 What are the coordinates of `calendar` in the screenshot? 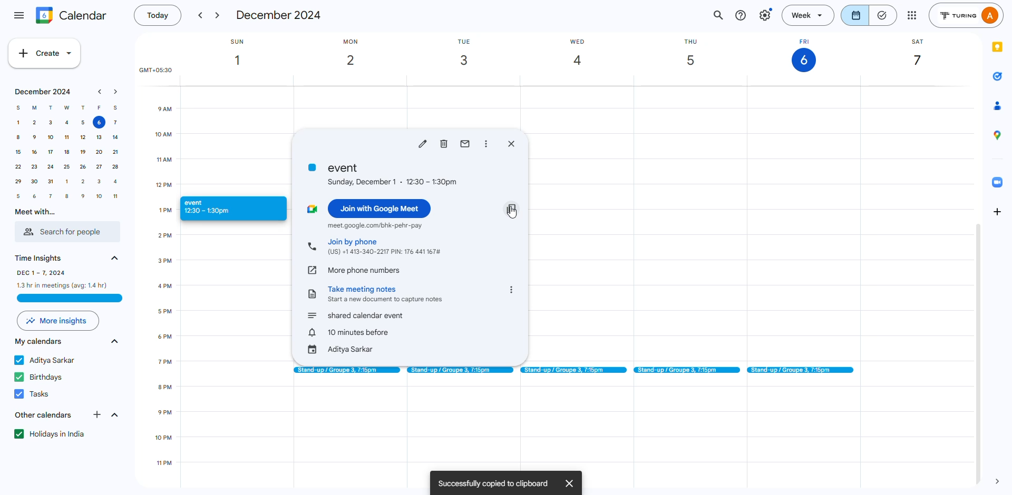 It's located at (72, 15).